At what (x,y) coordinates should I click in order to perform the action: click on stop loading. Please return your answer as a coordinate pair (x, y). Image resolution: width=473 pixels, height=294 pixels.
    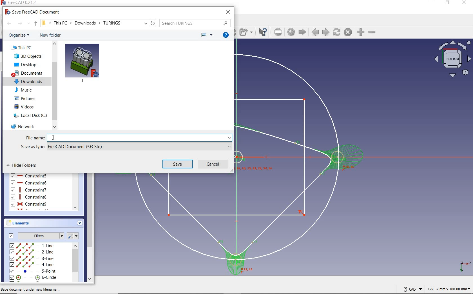
    Looking at the image, I should click on (348, 32).